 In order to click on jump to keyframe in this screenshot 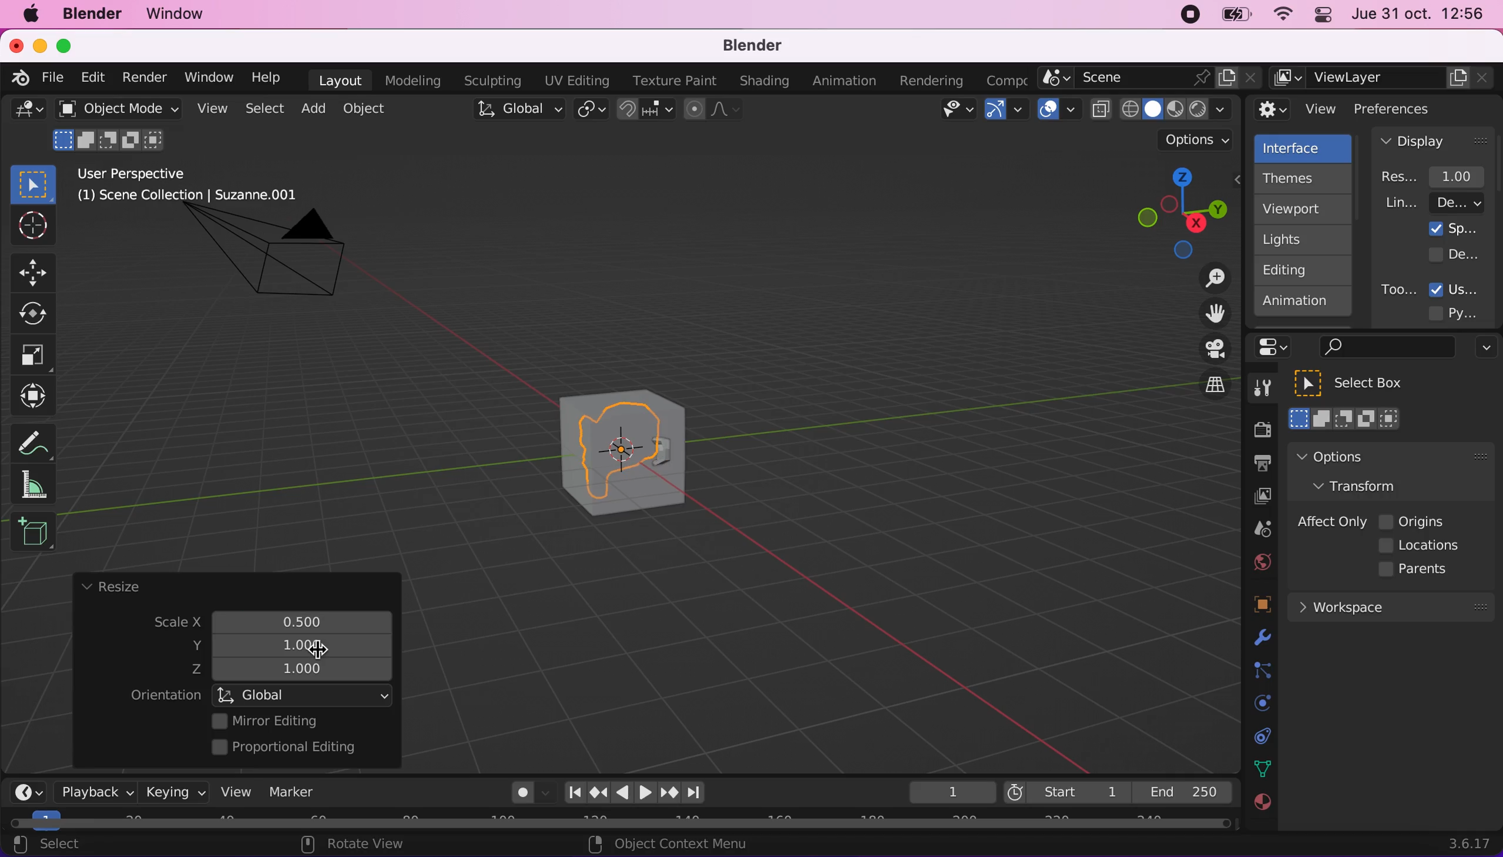, I will do `click(598, 792)`.